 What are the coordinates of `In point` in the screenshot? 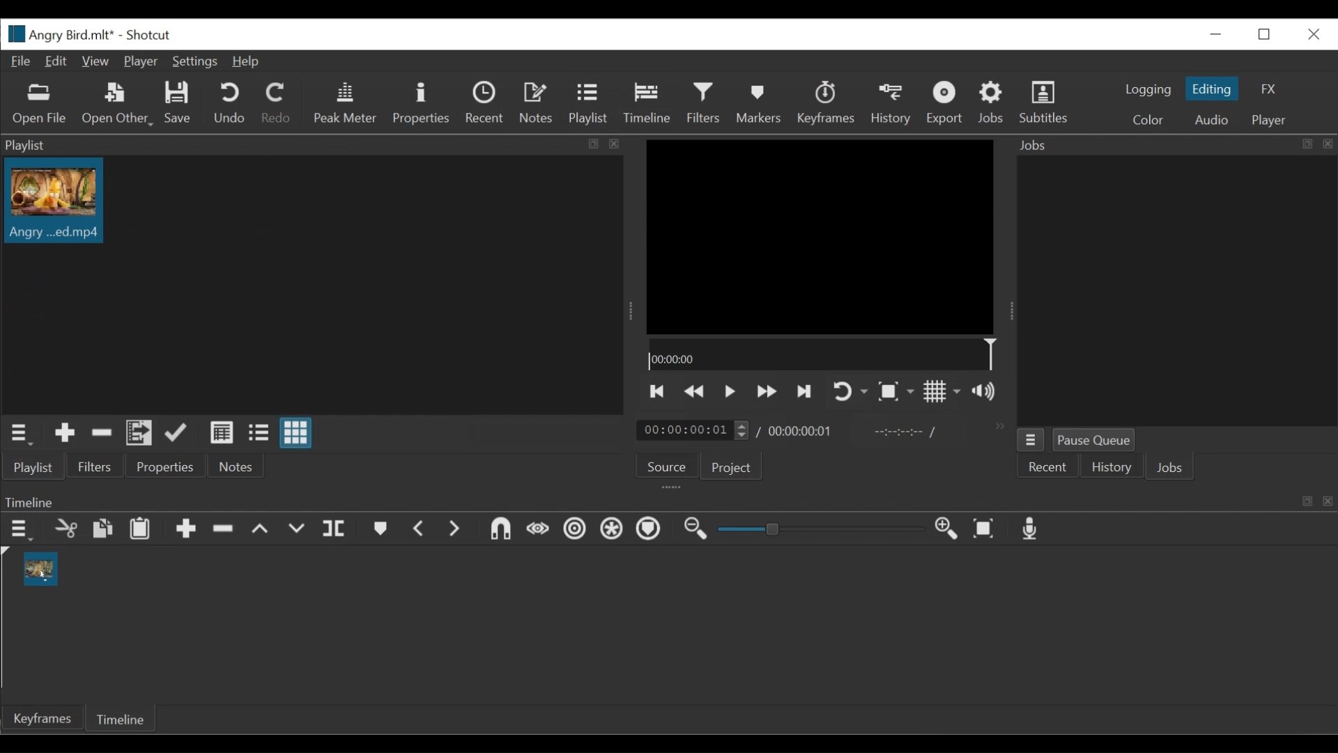 It's located at (904, 432).